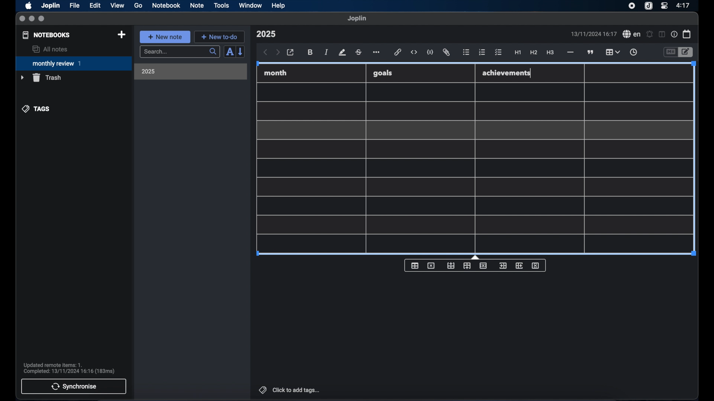 This screenshot has height=401, width=714. Describe the element at coordinates (482, 52) in the screenshot. I see `numbered list` at that location.